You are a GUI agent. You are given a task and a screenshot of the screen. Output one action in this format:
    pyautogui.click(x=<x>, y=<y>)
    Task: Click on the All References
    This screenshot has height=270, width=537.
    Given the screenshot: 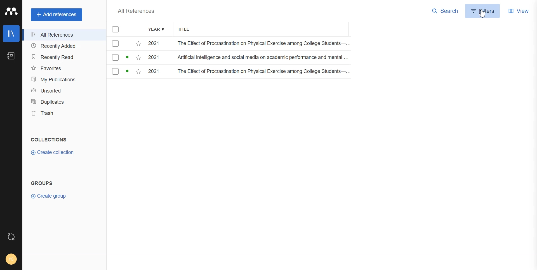 What is the action you would take?
    pyautogui.click(x=64, y=35)
    